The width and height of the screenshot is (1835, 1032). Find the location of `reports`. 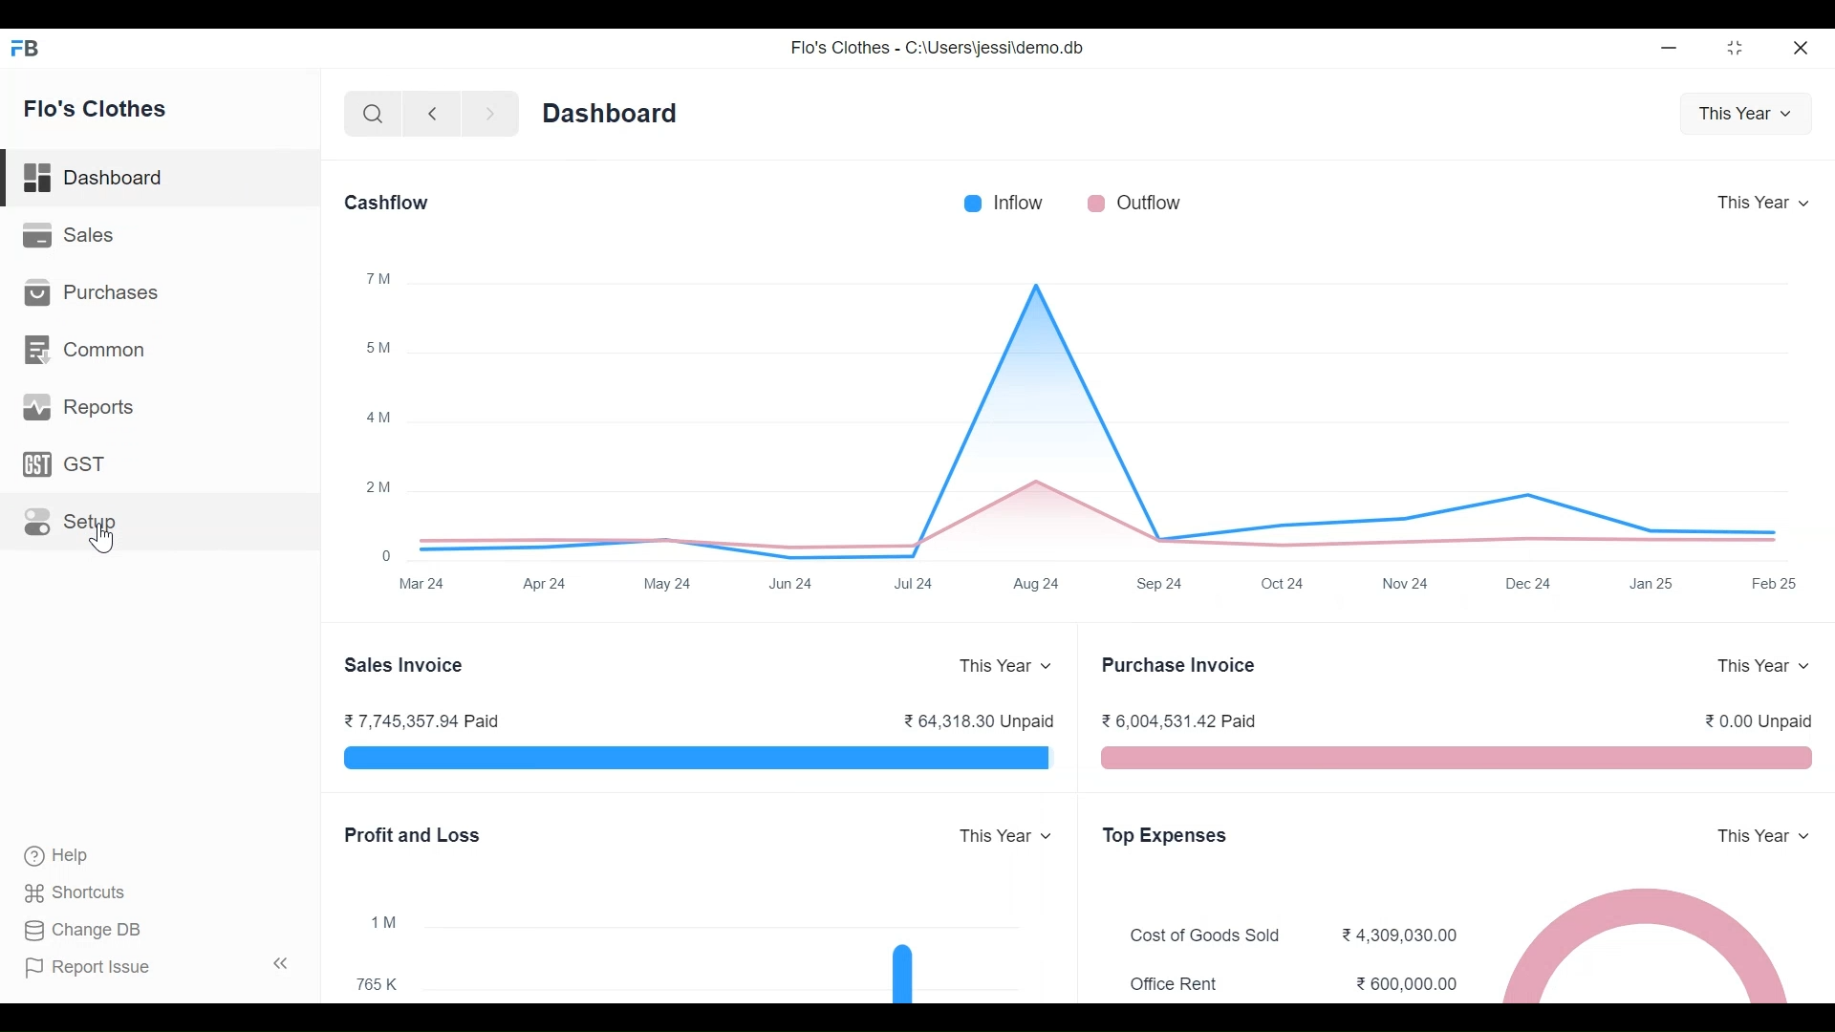

reports is located at coordinates (80, 407).